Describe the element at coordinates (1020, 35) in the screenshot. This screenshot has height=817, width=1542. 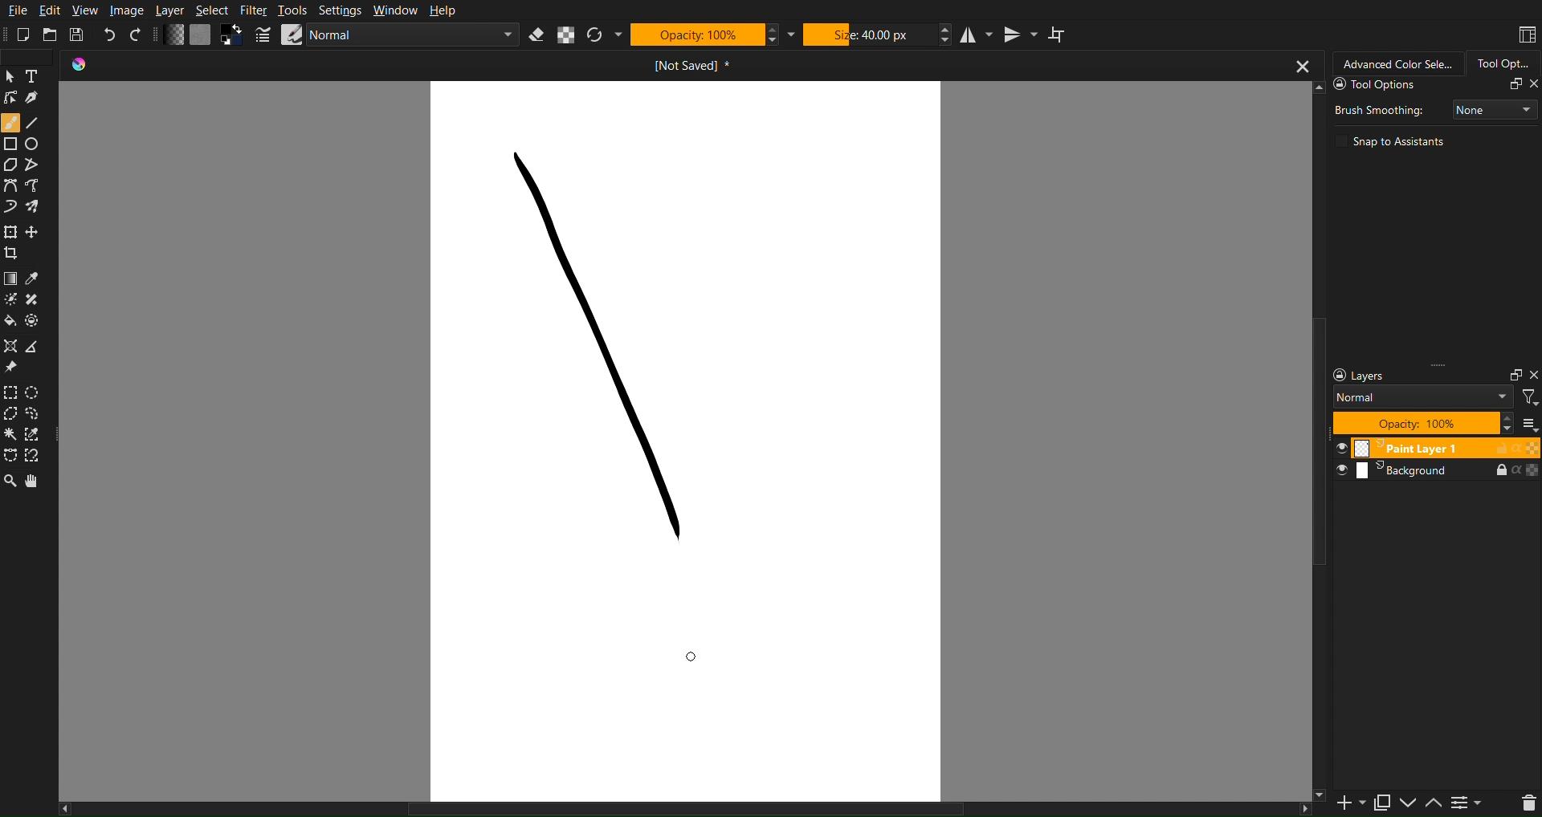
I see `Vertical Mirror` at that location.